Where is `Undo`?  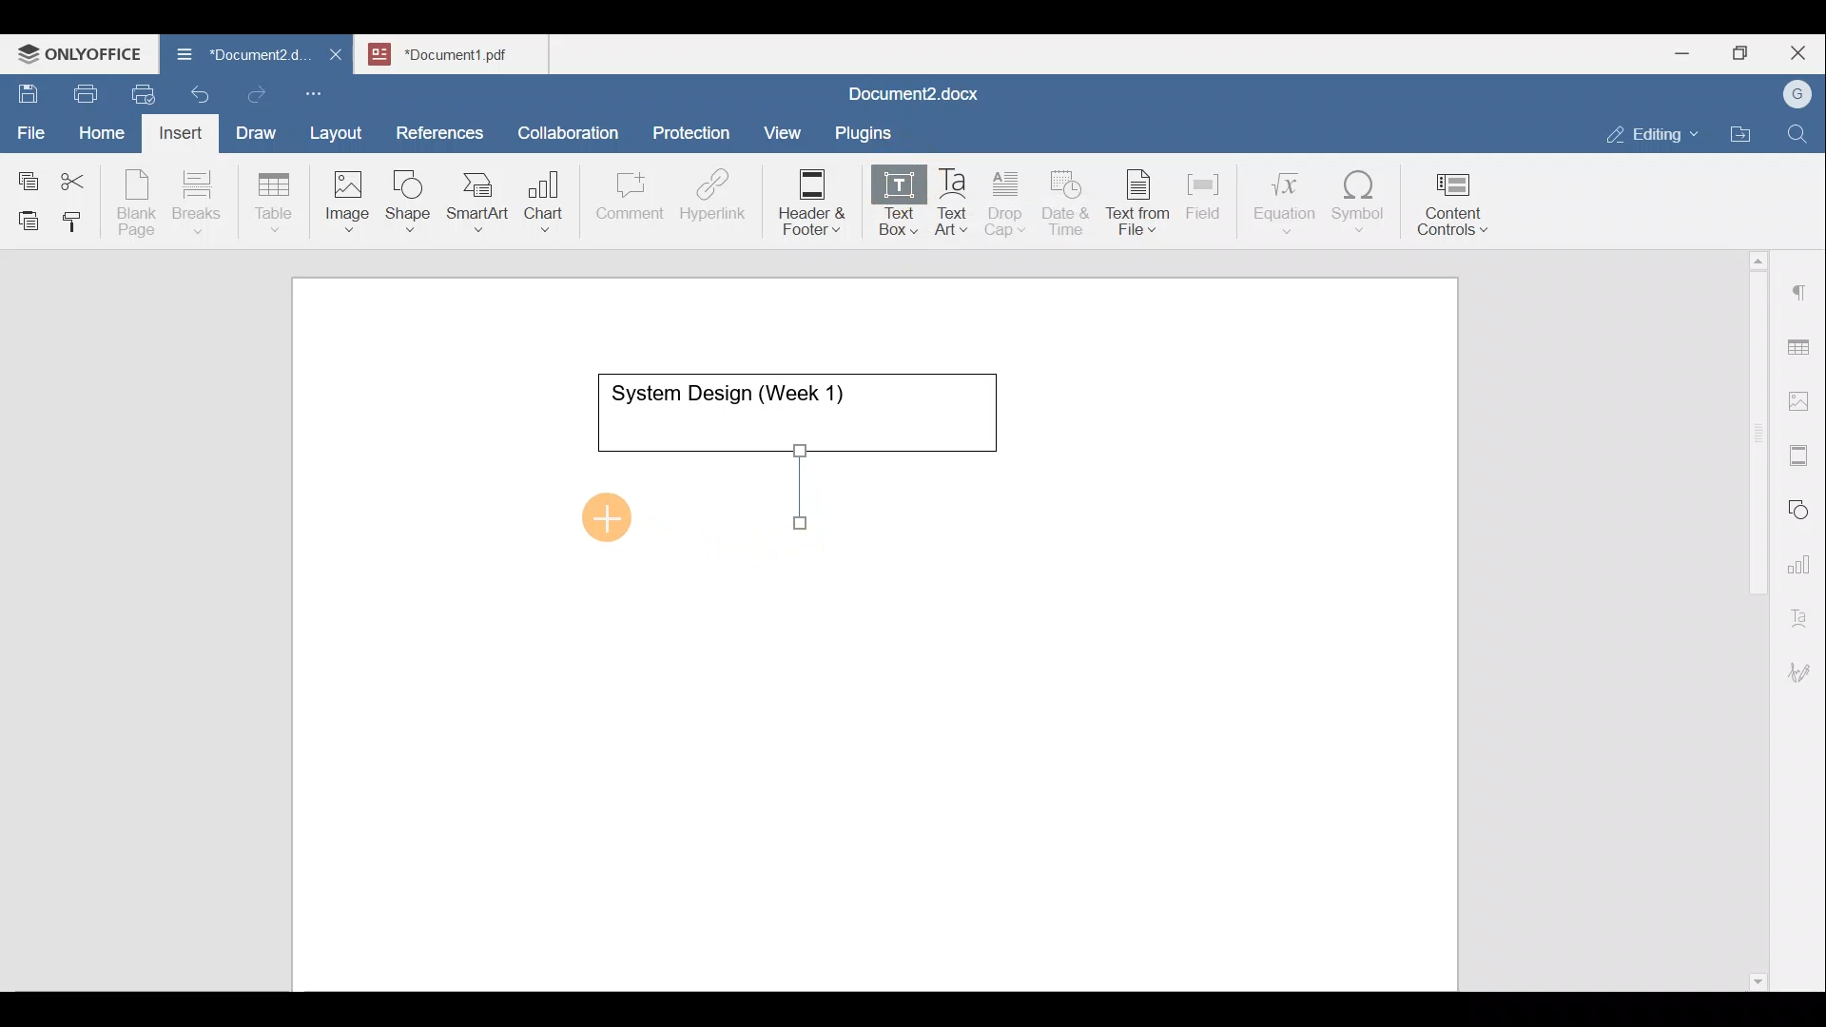
Undo is located at coordinates (196, 91).